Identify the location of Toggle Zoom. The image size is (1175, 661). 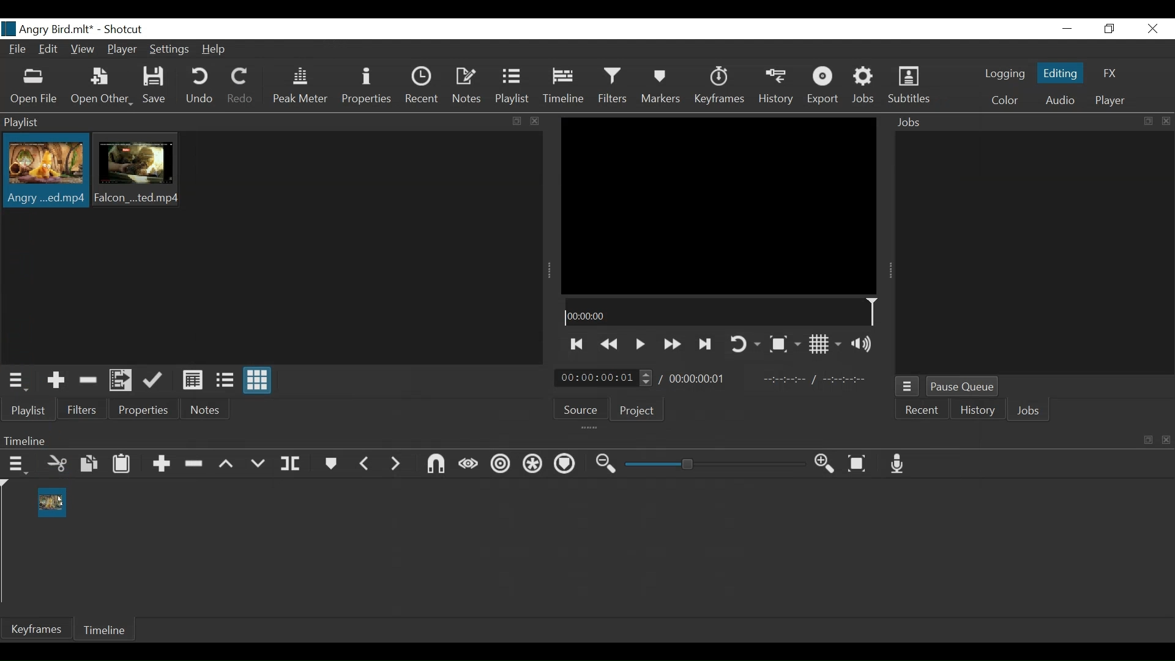
(784, 345).